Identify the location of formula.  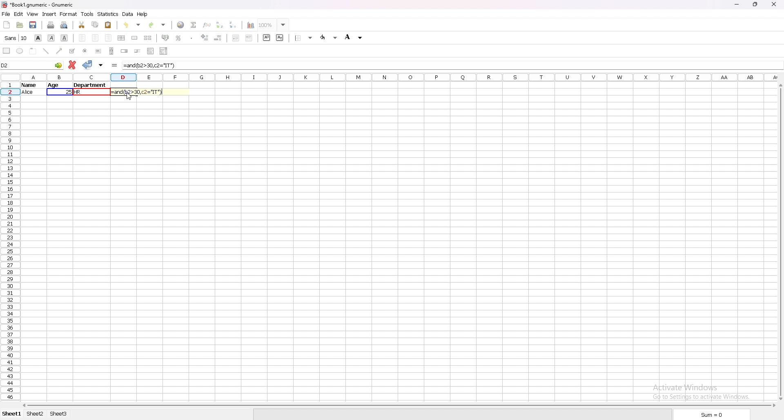
(115, 65).